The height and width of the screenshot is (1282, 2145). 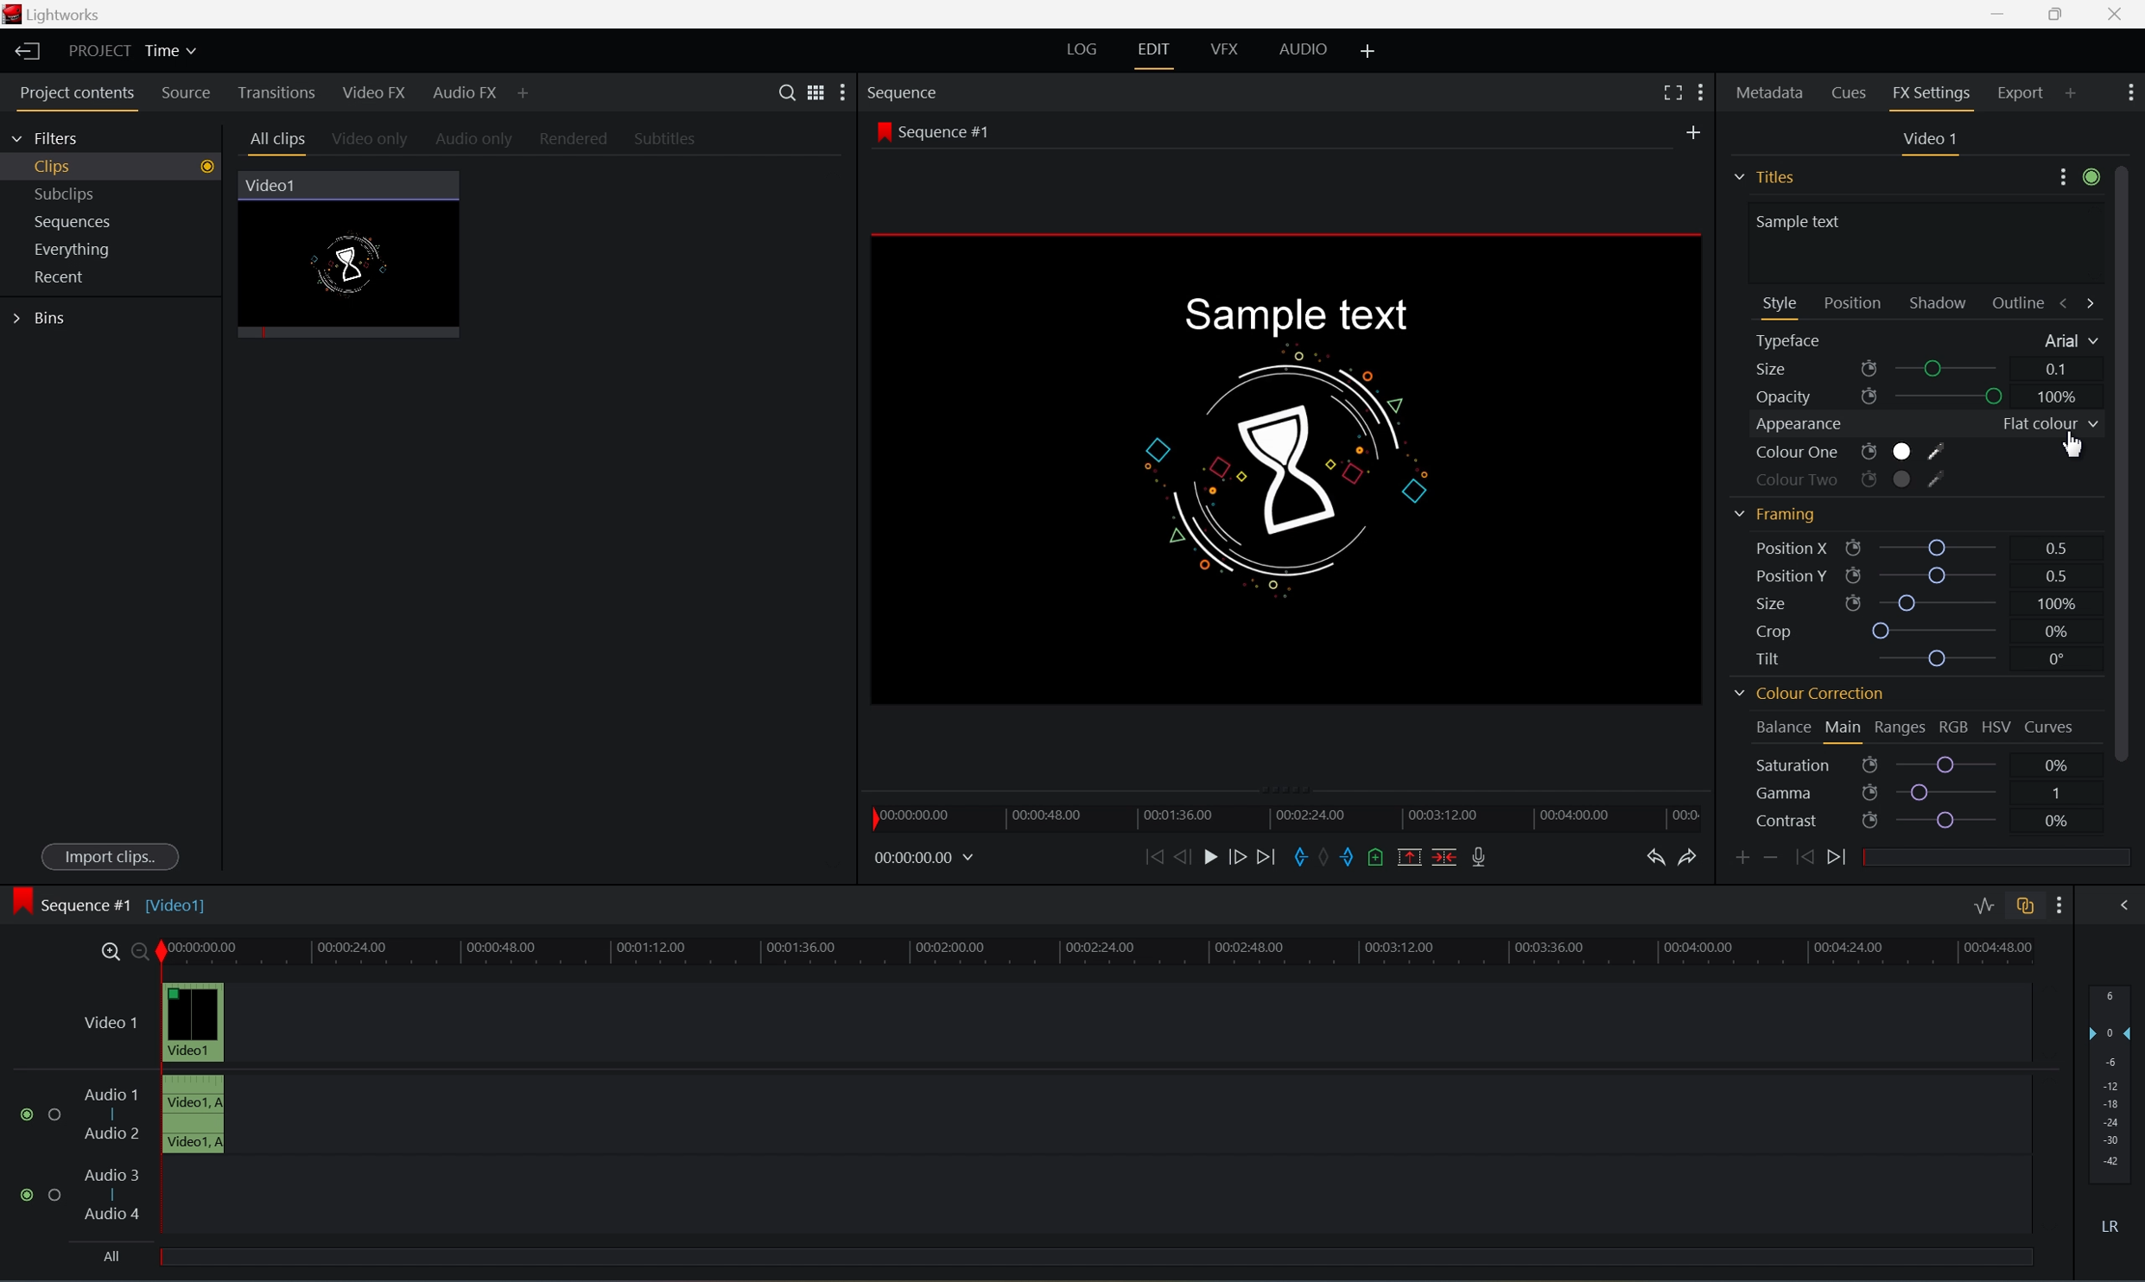 What do you see at coordinates (16, 16) in the screenshot?
I see `logo` at bounding box center [16, 16].